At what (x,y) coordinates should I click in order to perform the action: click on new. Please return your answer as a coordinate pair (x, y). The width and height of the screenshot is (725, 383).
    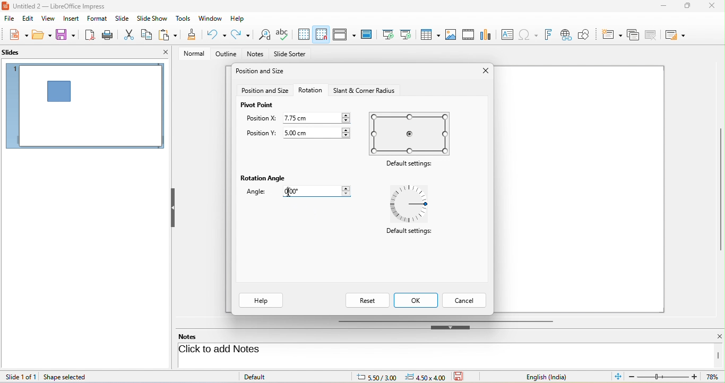
    Looking at the image, I should click on (15, 36).